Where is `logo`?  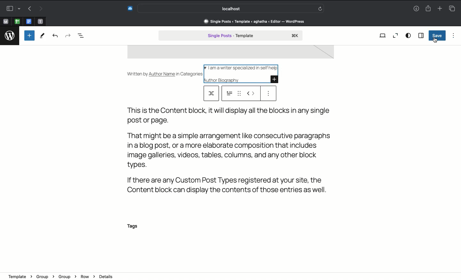 logo is located at coordinates (10, 34).